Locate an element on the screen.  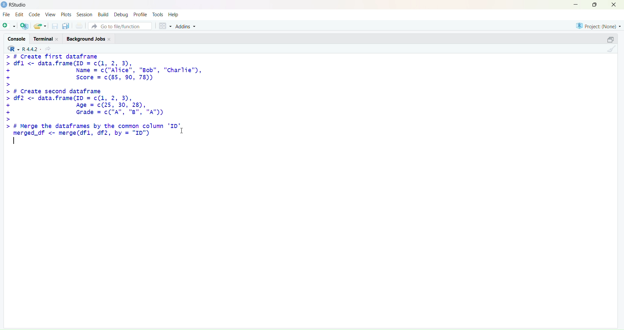
new file is located at coordinates (8, 25).